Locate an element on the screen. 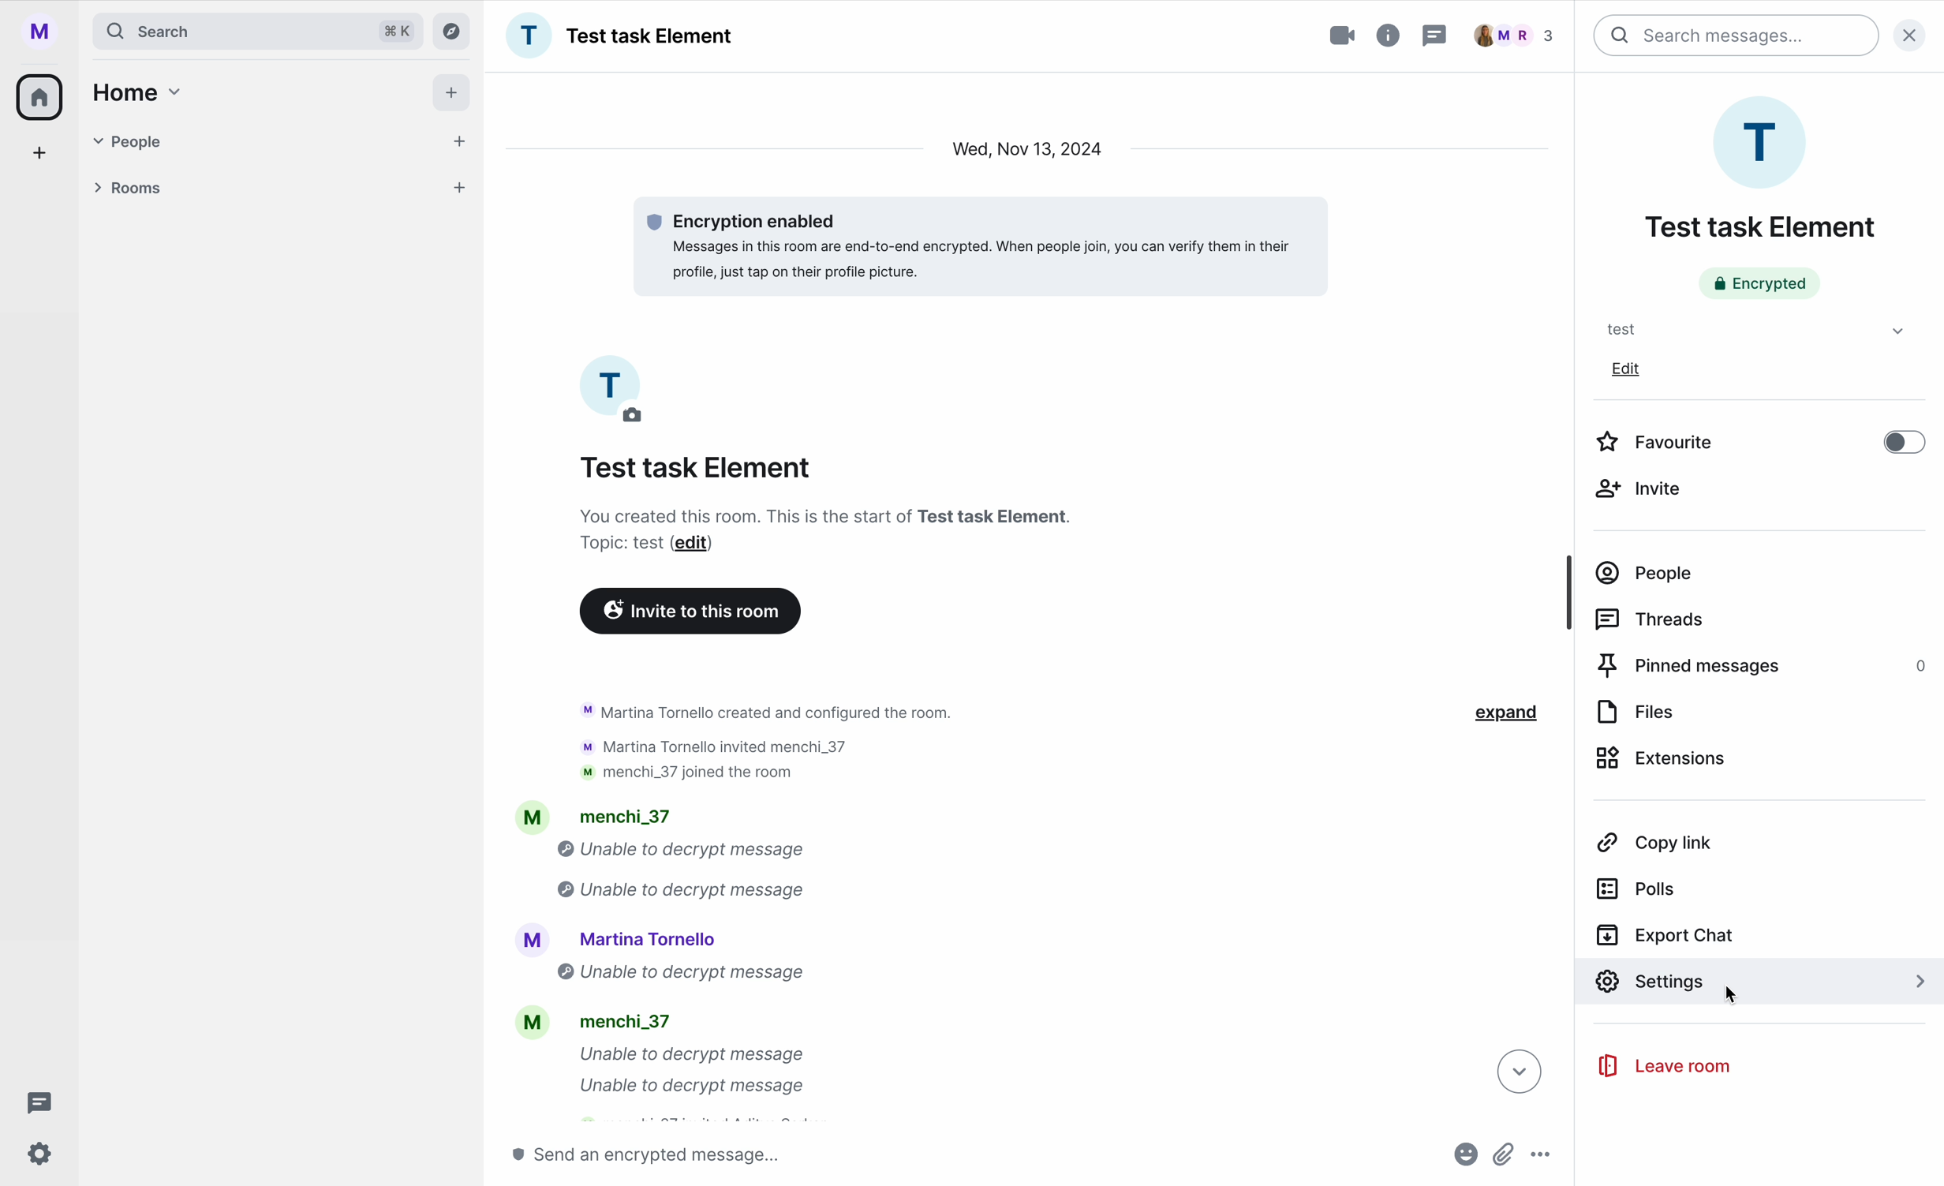 The height and width of the screenshot is (1186, 1944). close is located at coordinates (1916, 33).